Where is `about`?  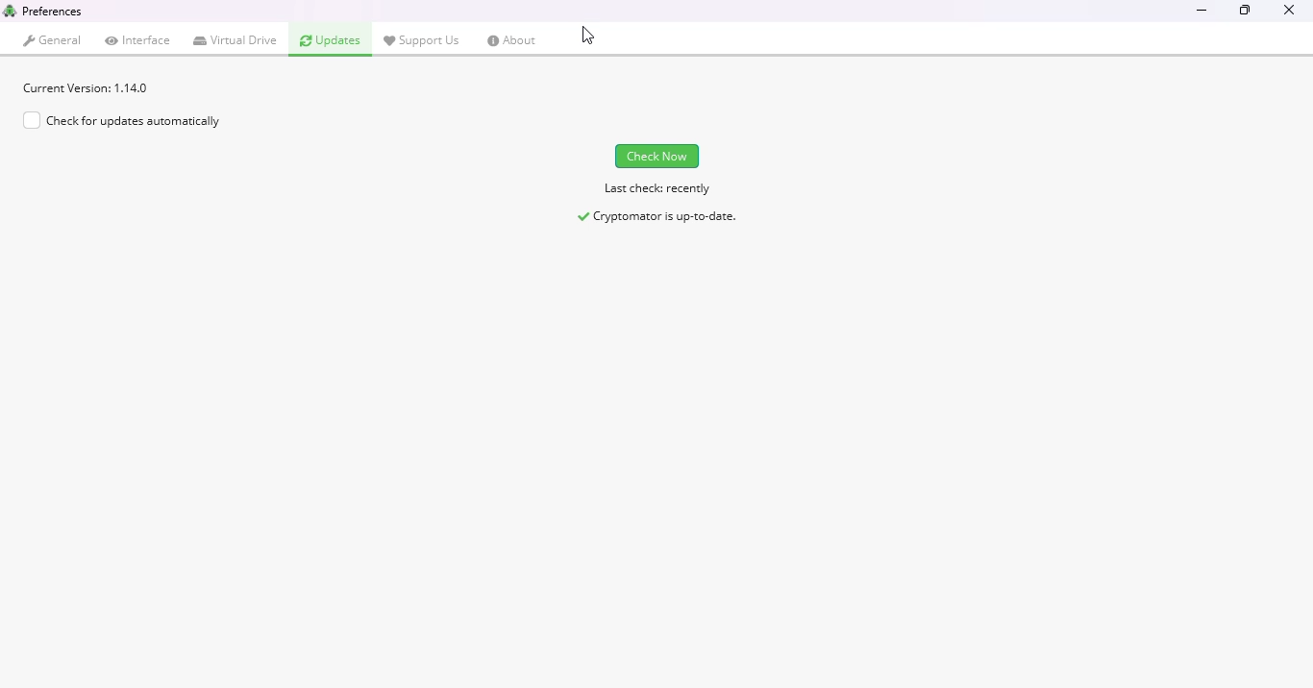 about is located at coordinates (512, 40).